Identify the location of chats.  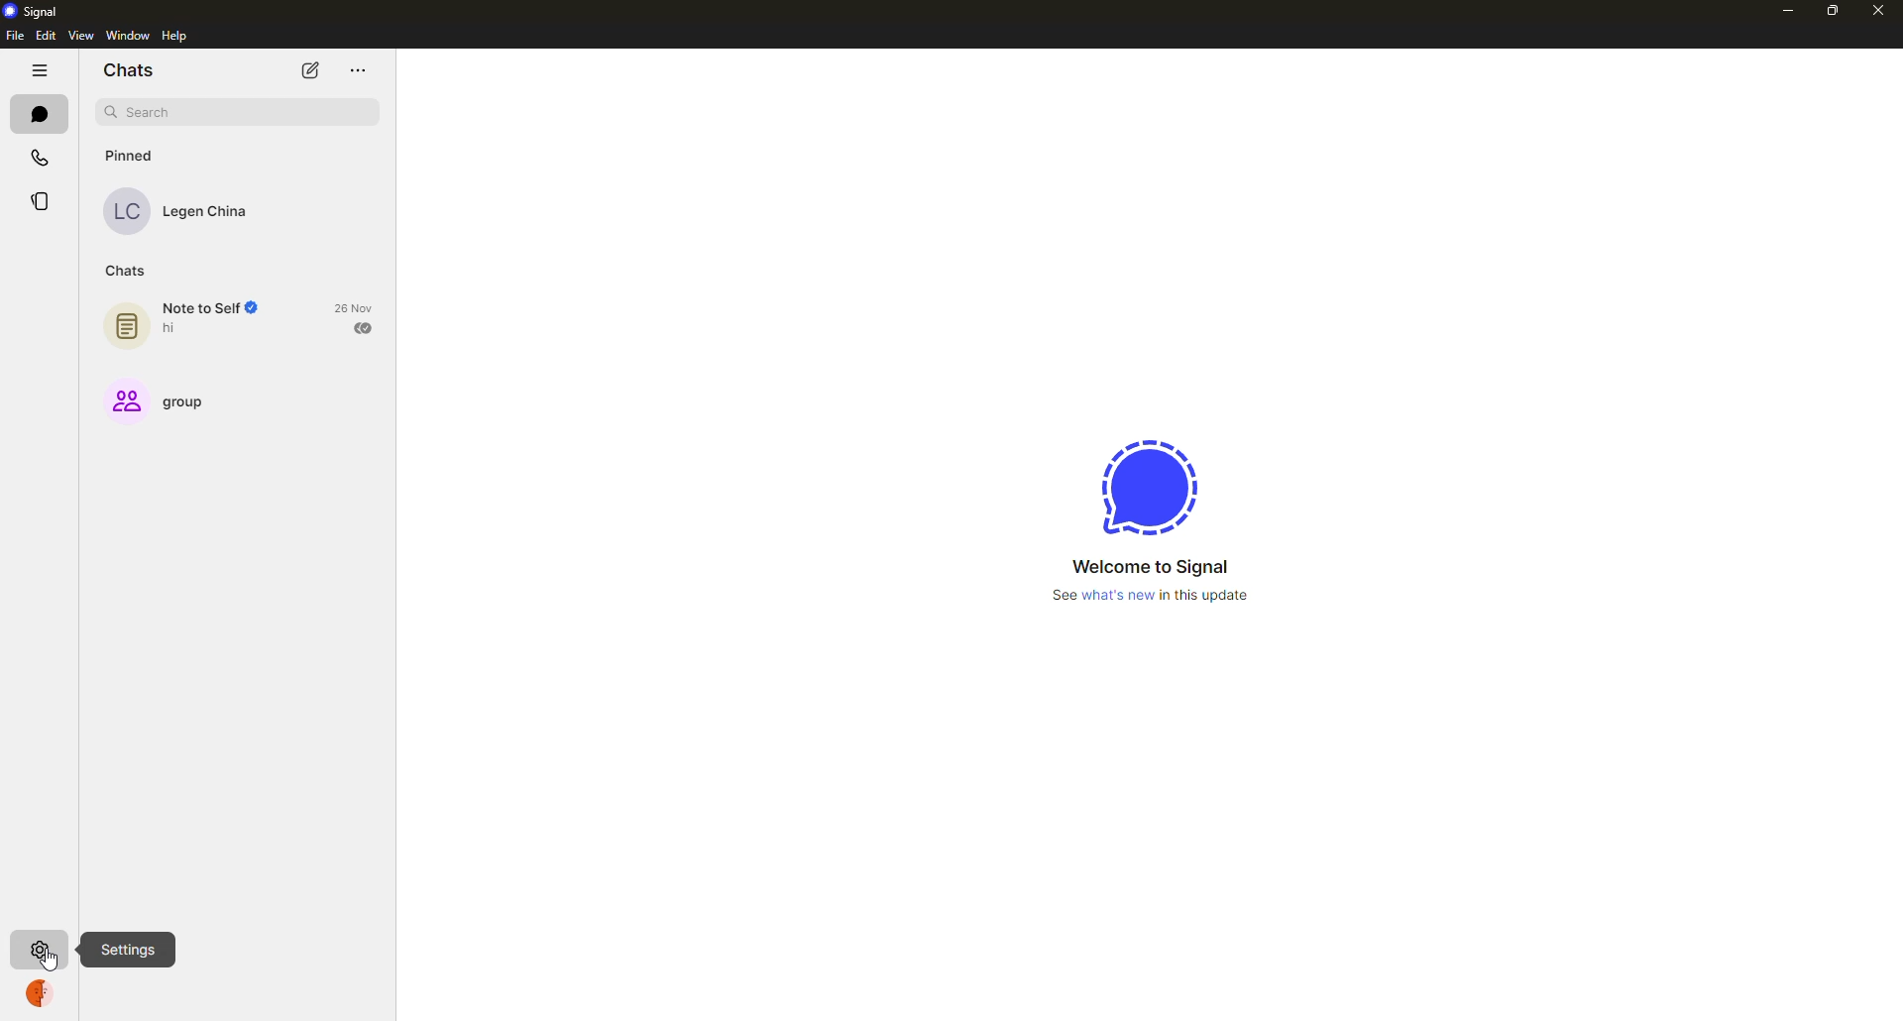
(40, 116).